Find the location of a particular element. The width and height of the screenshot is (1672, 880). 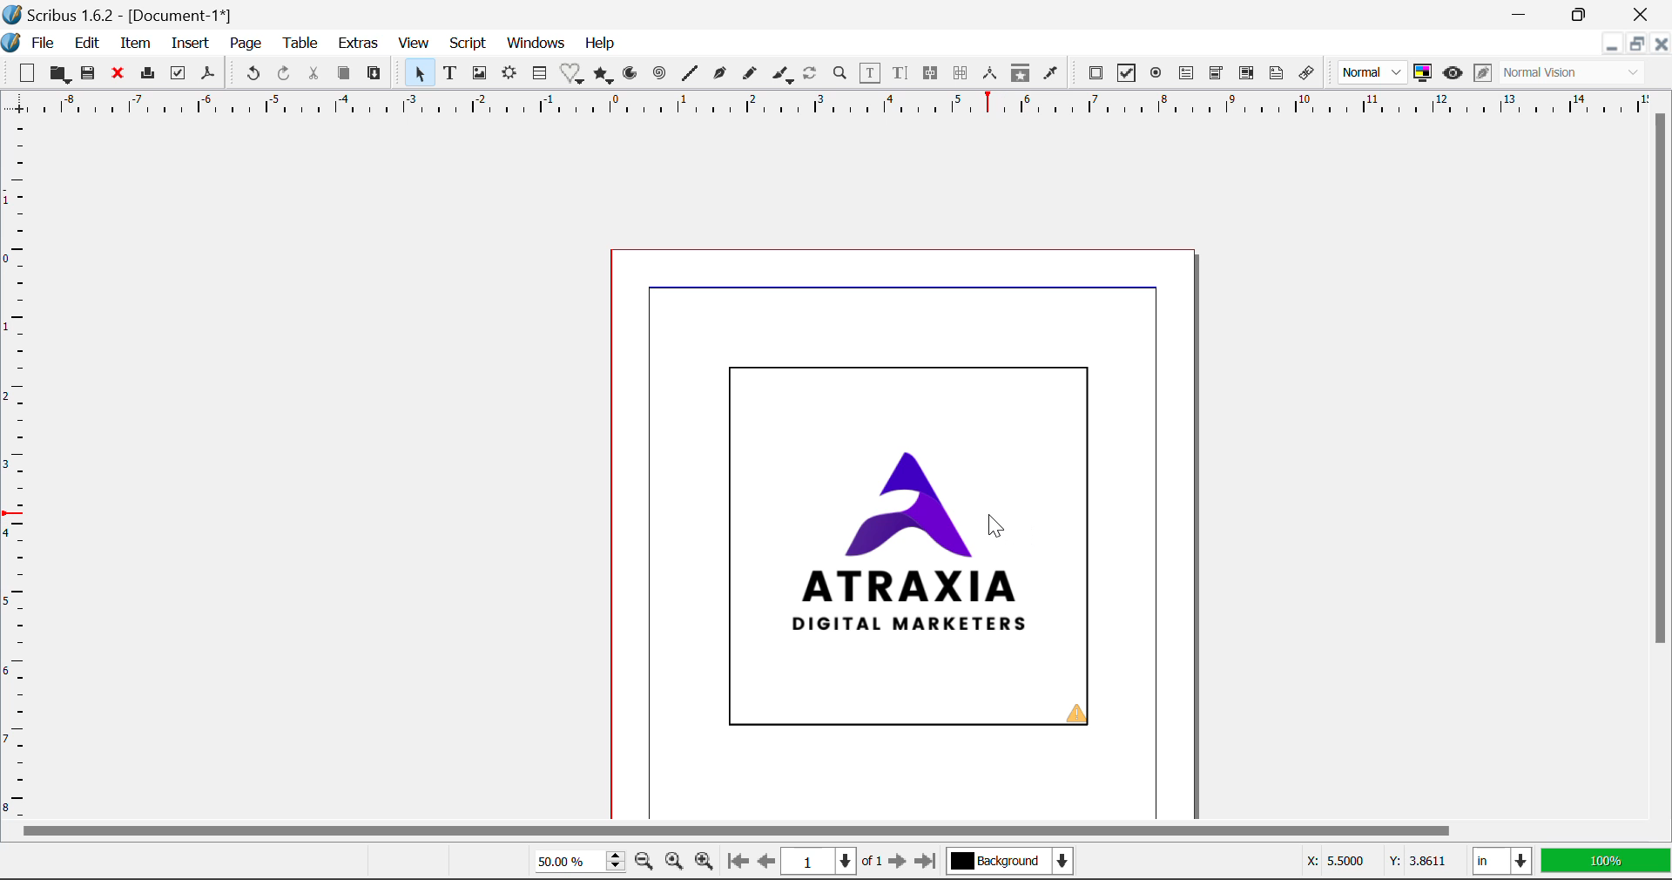

Horizontal Page Margins is located at coordinates (21, 475).